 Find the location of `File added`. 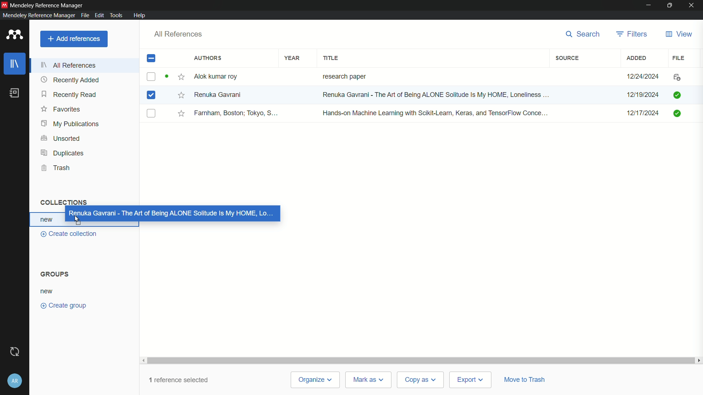

File added is located at coordinates (678, 95).